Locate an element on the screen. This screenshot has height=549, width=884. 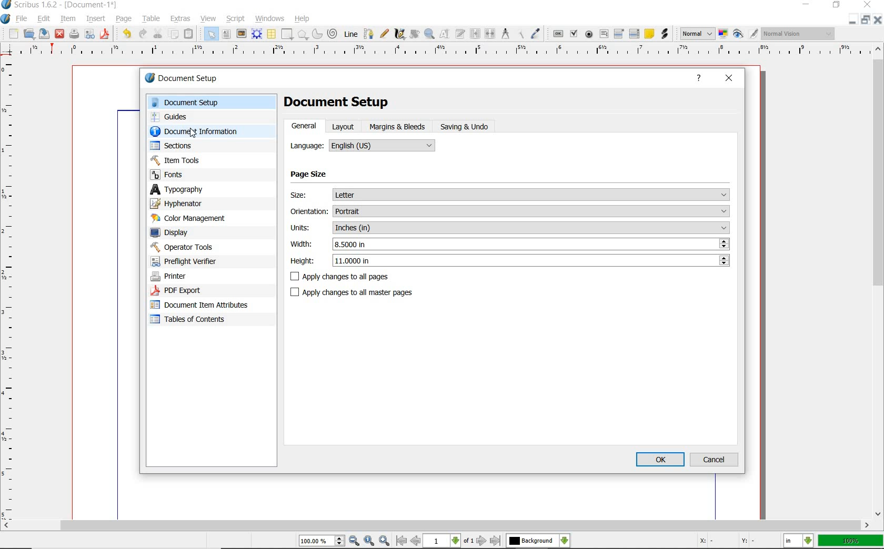
file is located at coordinates (22, 18).